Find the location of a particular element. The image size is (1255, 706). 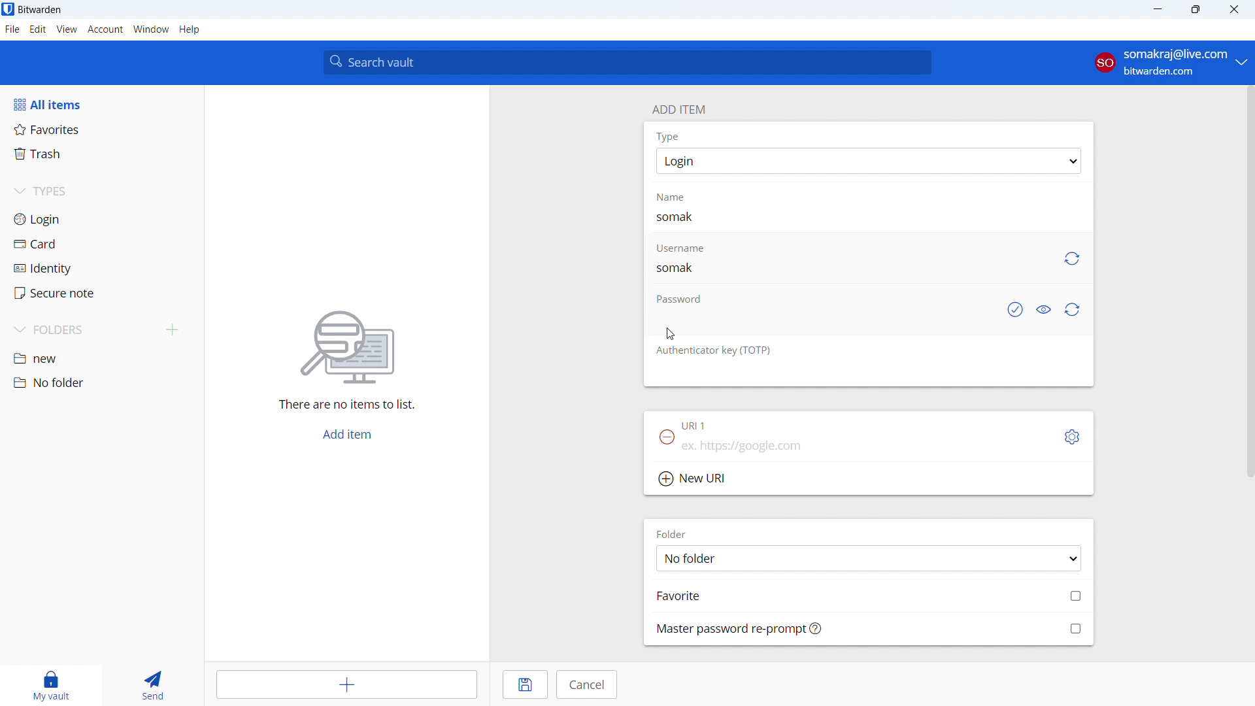

add item is located at coordinates (678, 108).